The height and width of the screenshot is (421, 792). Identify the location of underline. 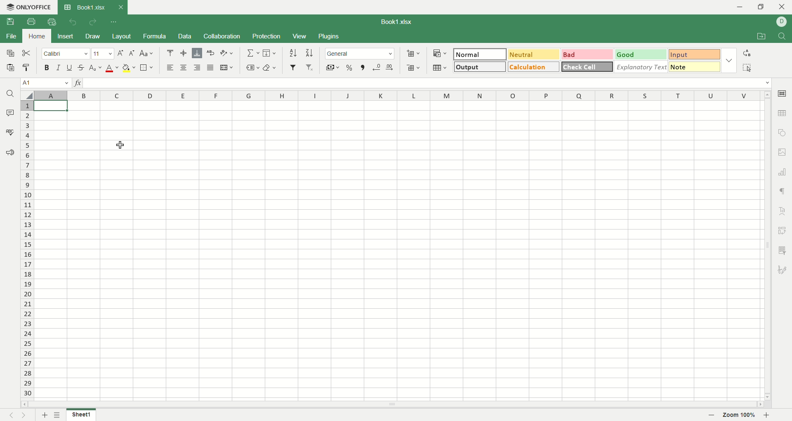
(69, 68).